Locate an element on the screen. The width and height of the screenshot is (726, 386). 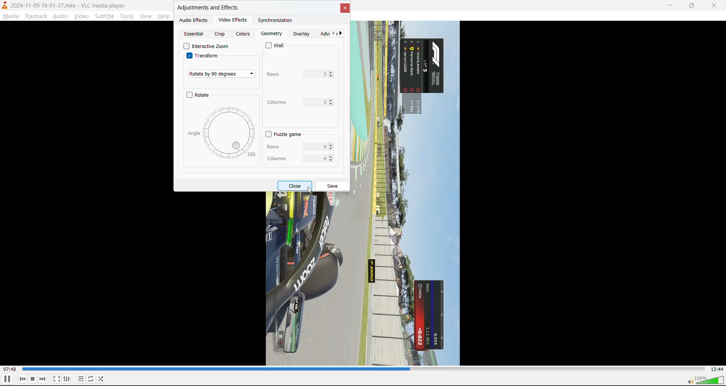
playlist is located at coordinates (81, 379).